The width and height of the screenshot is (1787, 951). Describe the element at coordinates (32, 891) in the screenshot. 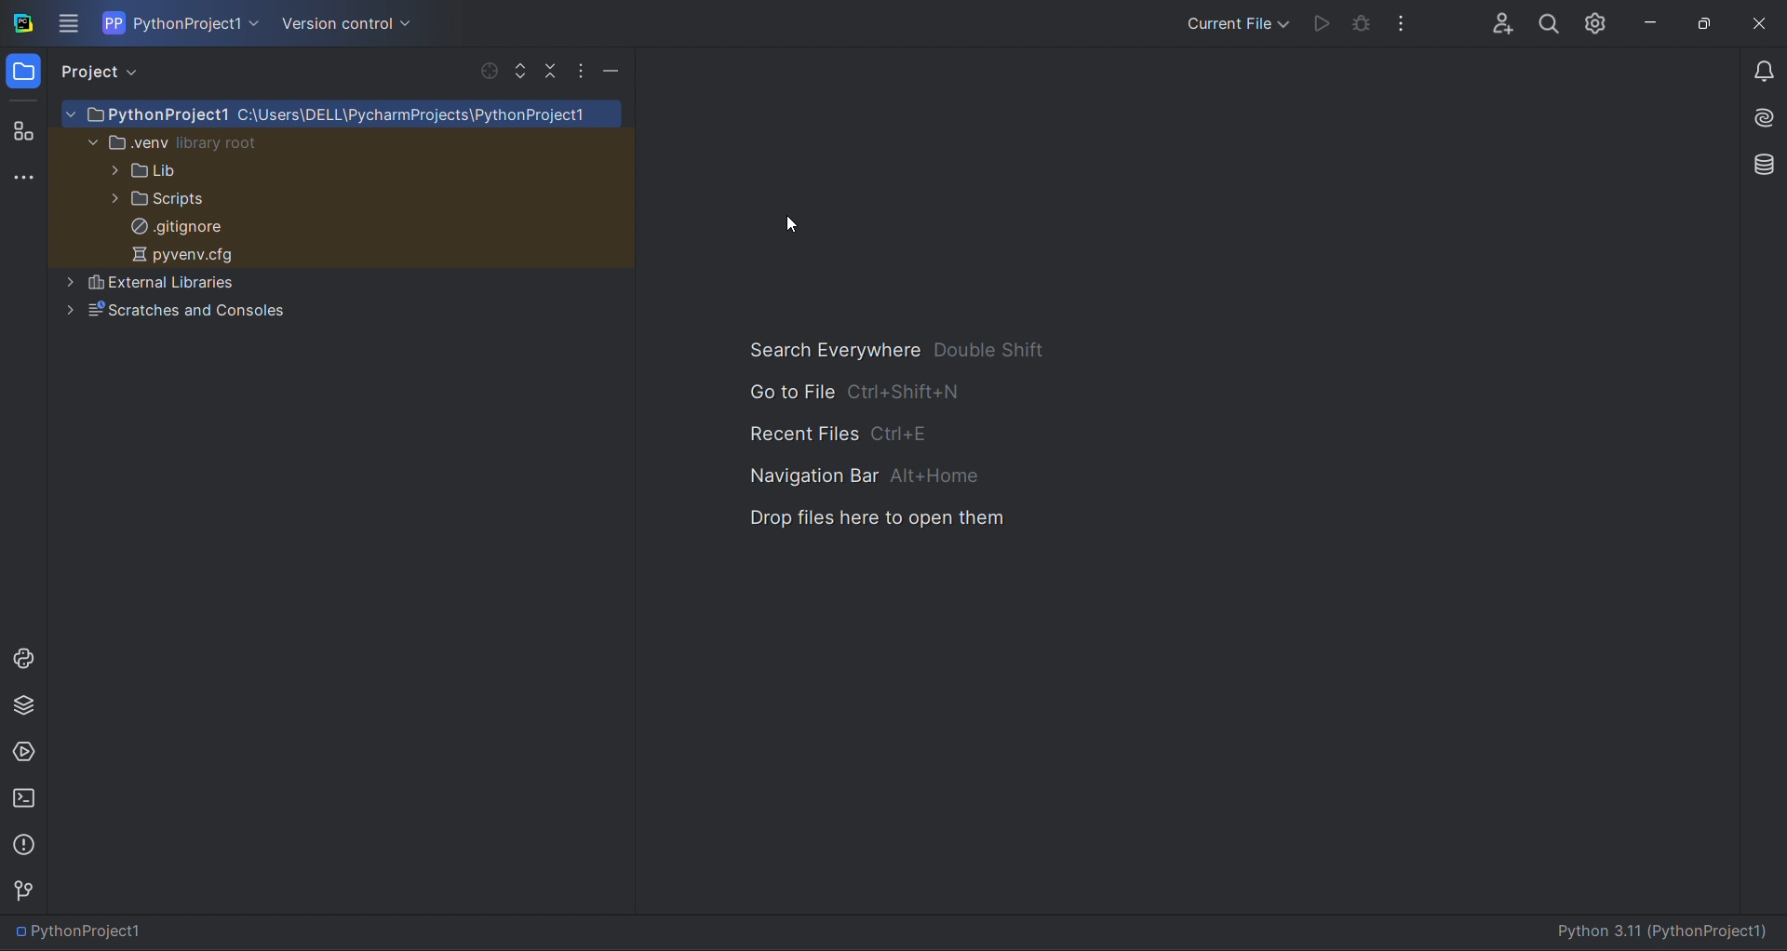

I see `version control` at that location.